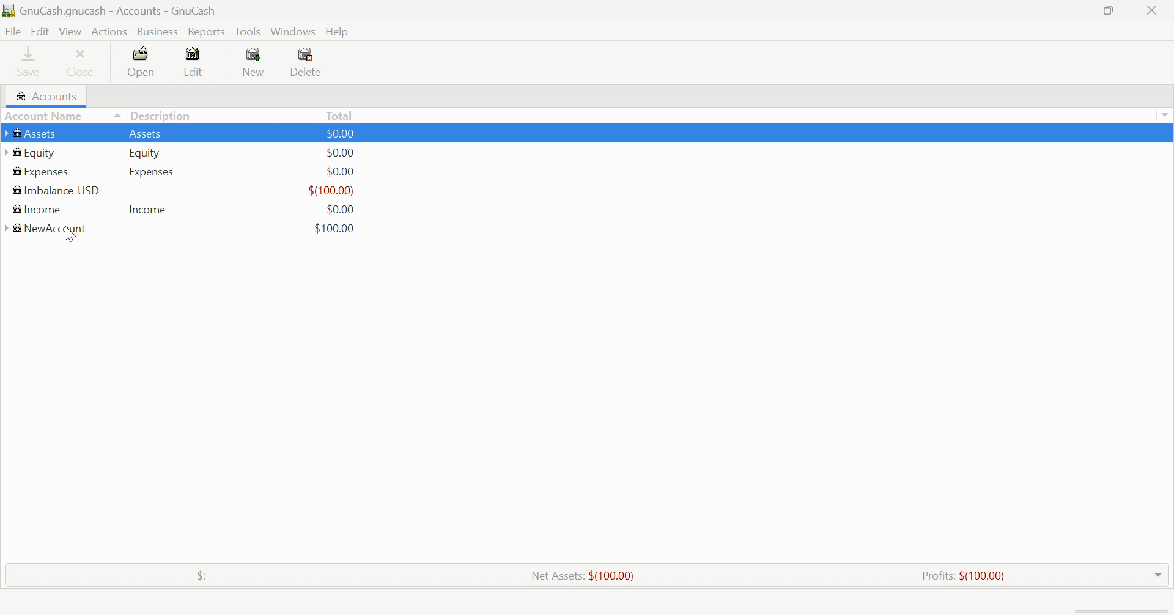 Image resolution: width=1174 pixels, height=615 pixels. I want to click on Equity, so click(31, 152).